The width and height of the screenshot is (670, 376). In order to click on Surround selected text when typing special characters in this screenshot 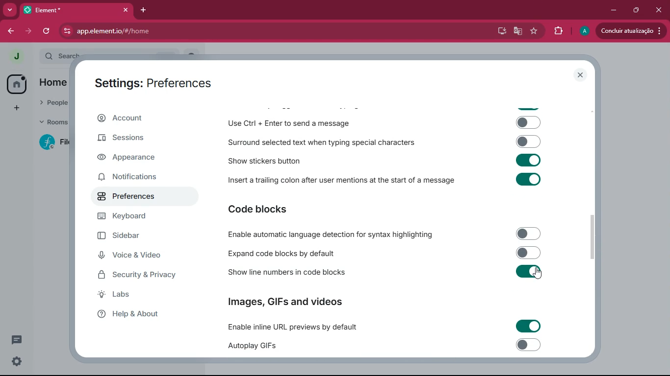, I will do `click(383, 142)`.